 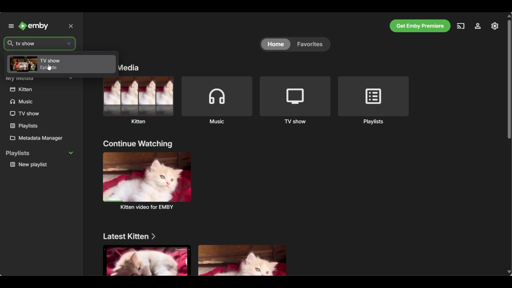 What do you see at coordinates (138, 143) in the screenshot?
I see `continue watching` at bounding box center [138, 143].